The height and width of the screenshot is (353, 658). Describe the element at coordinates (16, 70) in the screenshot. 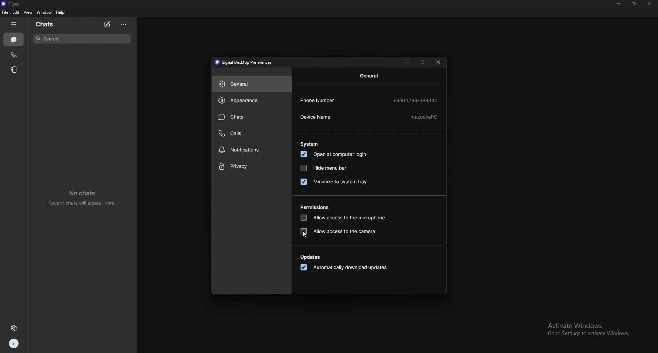

I see `stories` at that location.